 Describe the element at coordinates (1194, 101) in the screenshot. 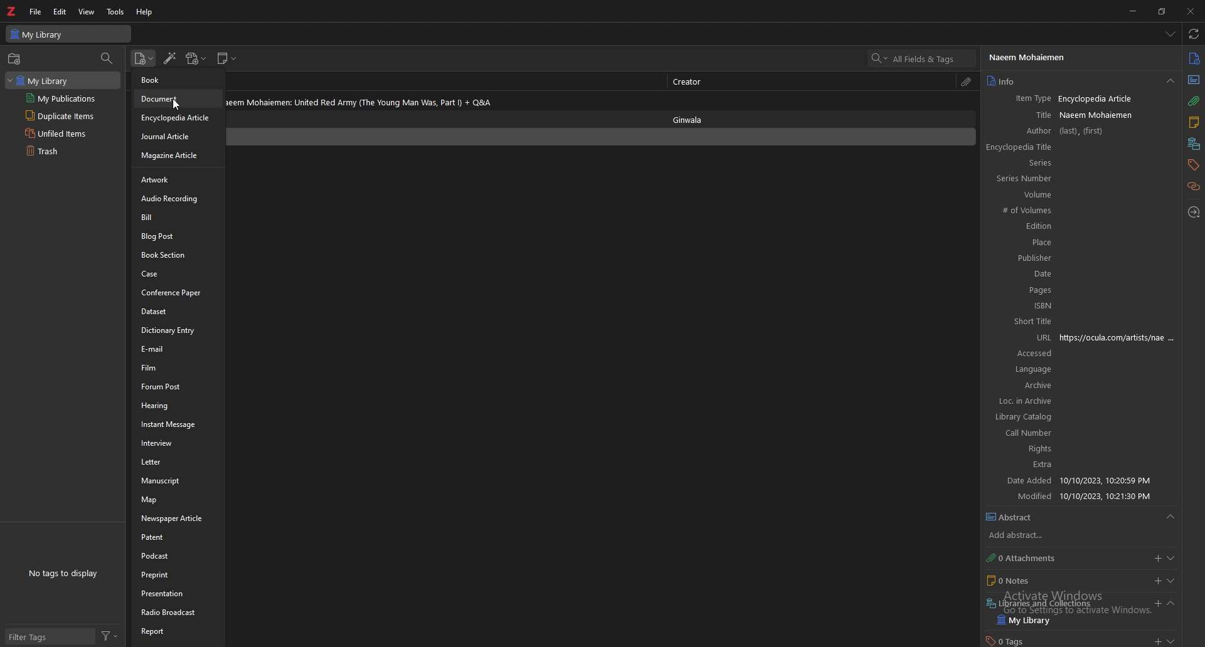

I see `attachments` at that location.